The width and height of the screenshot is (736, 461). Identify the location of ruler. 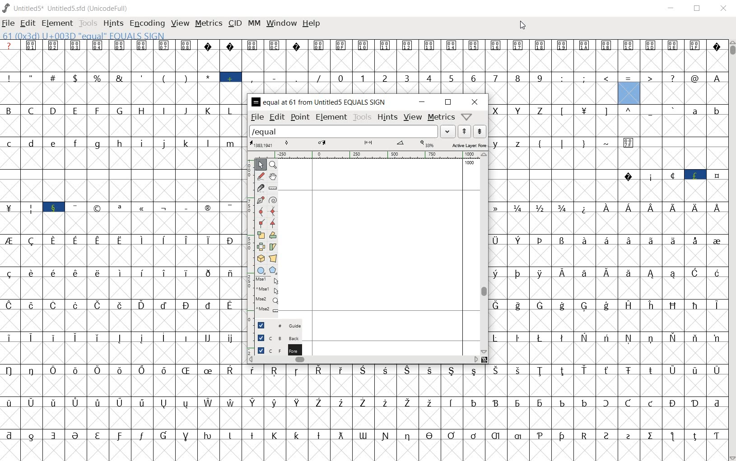
(377, 155).